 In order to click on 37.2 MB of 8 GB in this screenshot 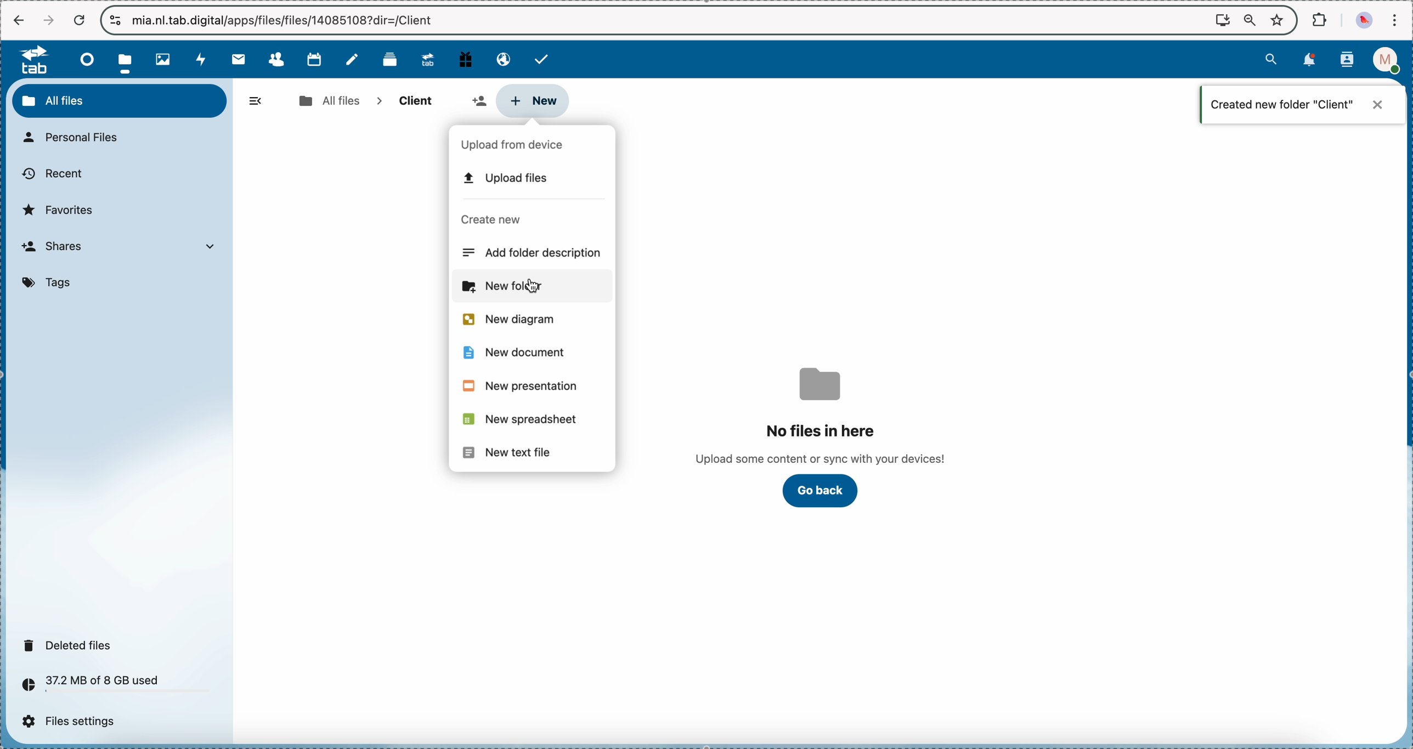, I will do `click(87, 686)`.